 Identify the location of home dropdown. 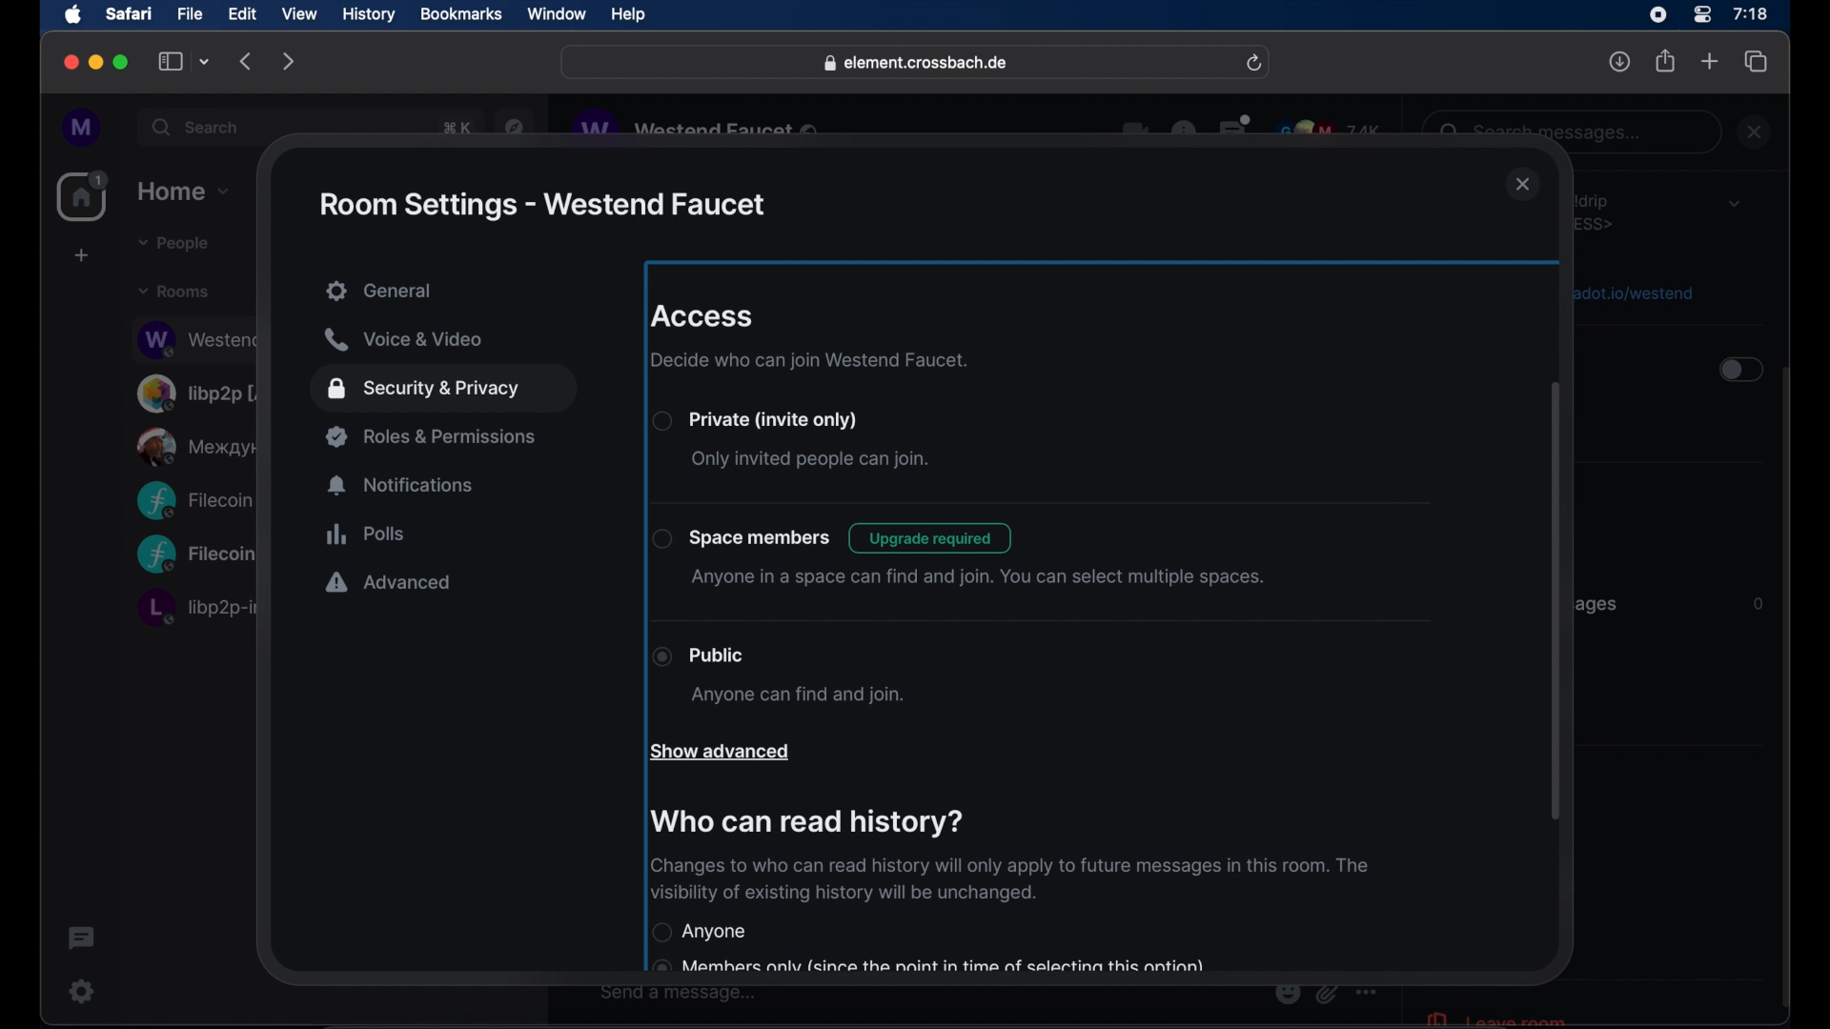
(183, 192).